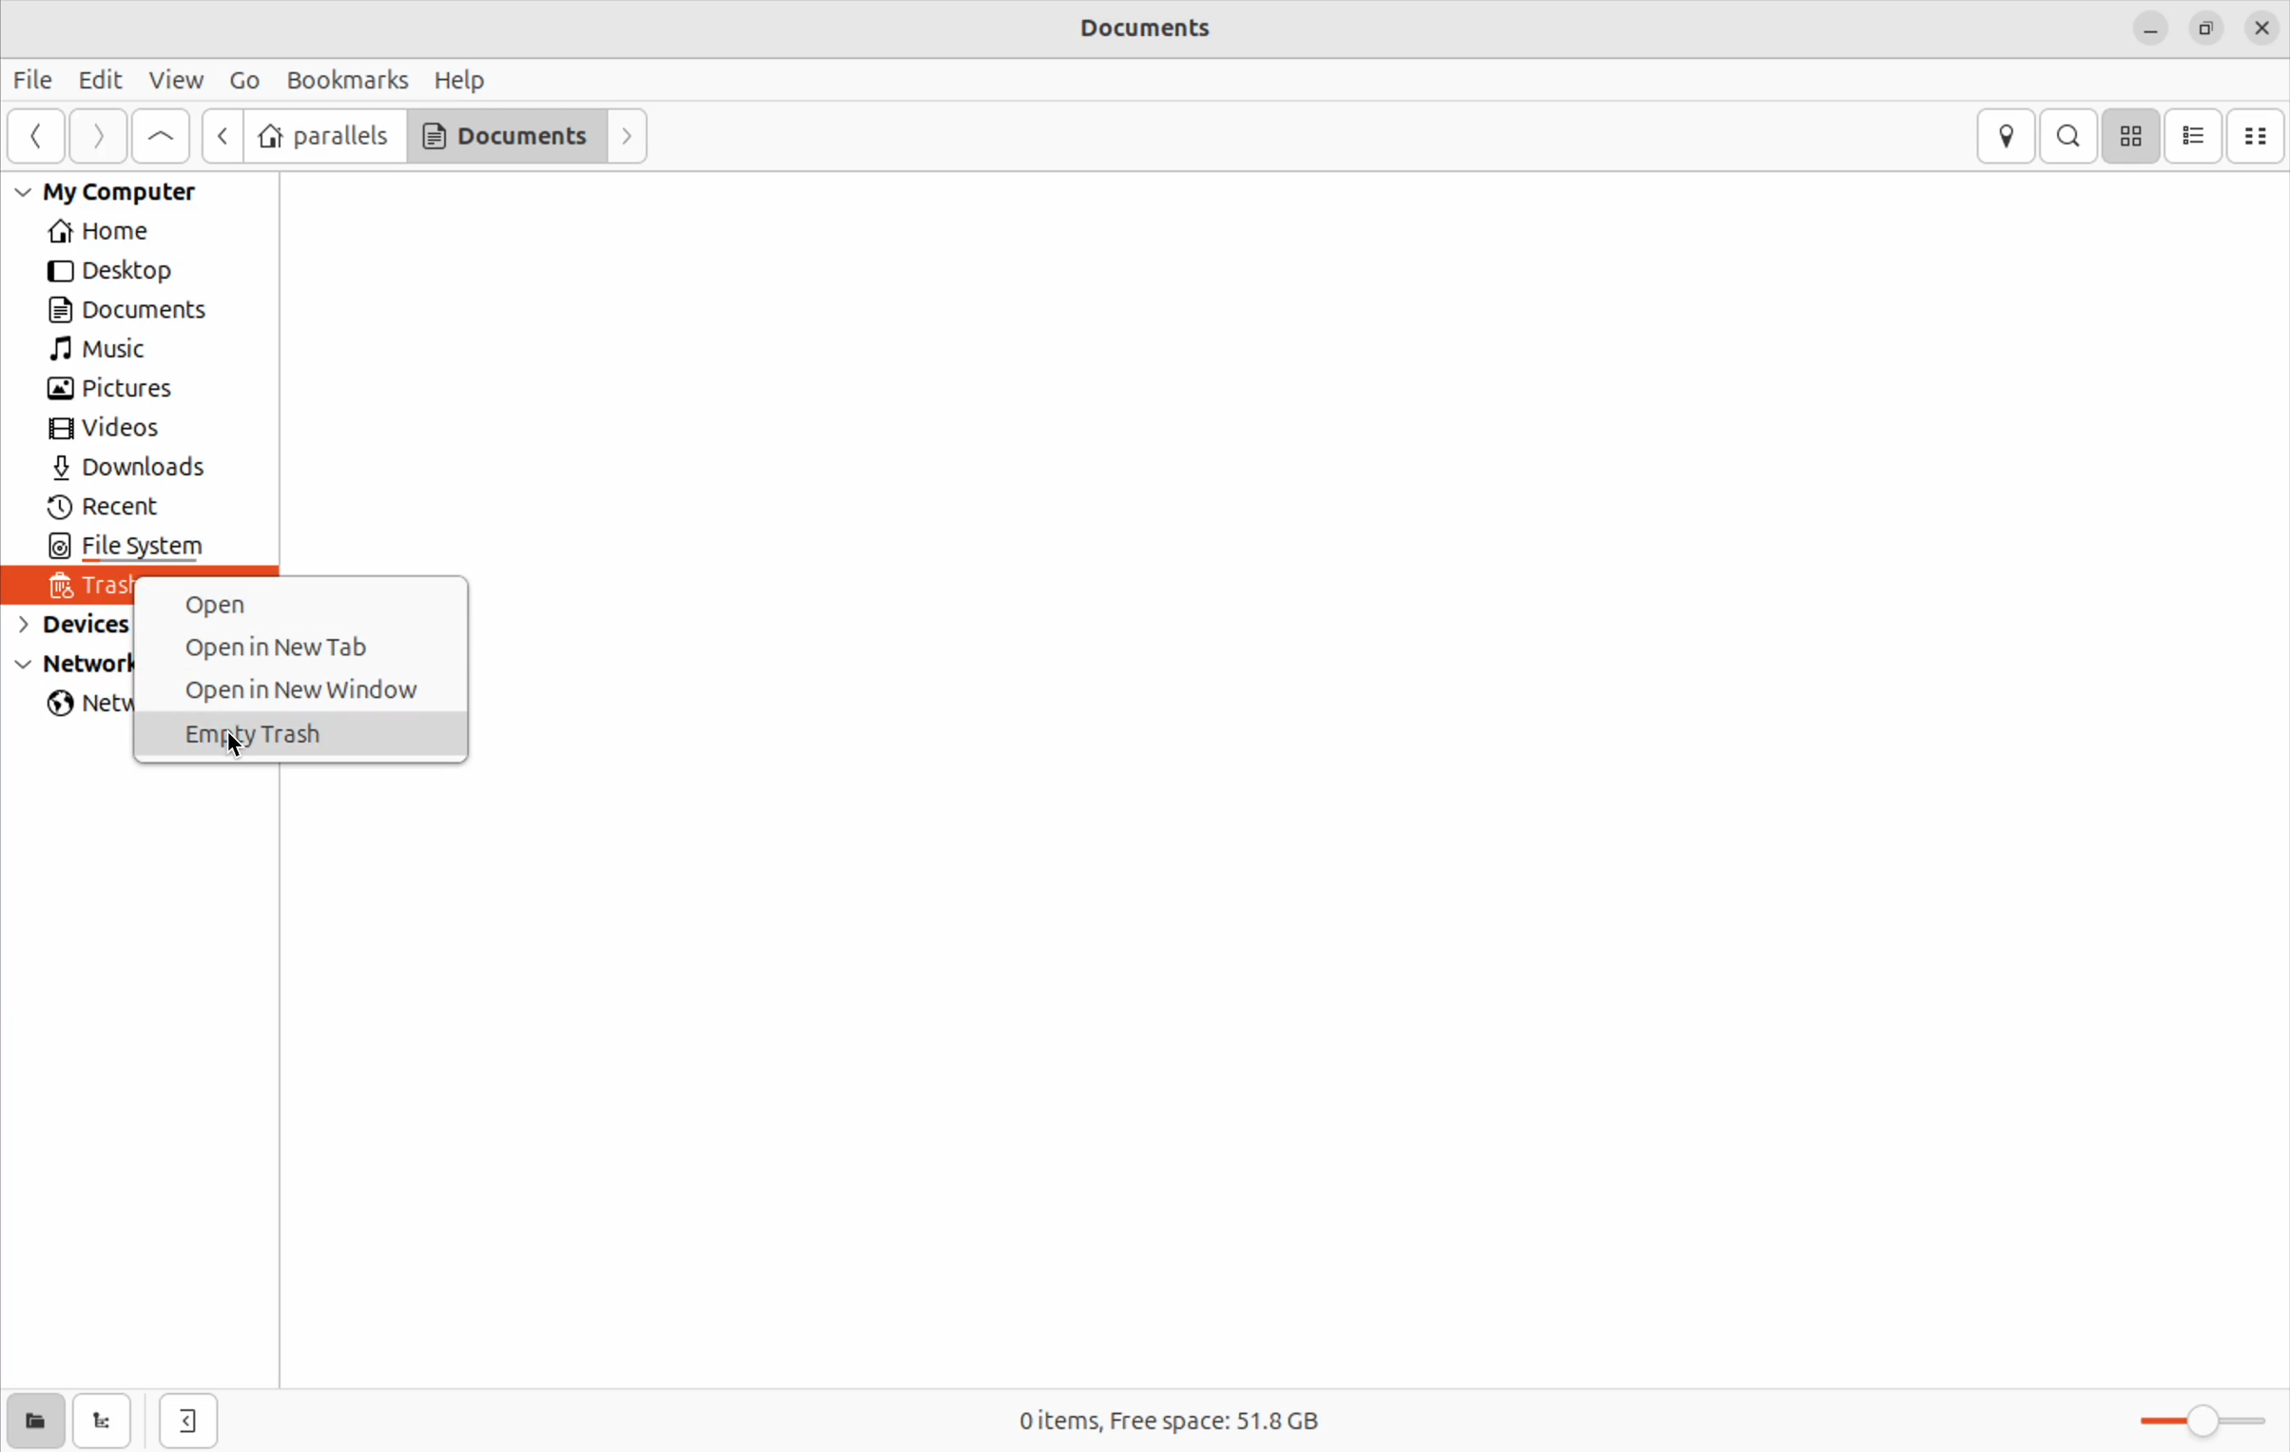 The width and height of the screenshot is (2290, 1452). What do you see at coordinates (35, 139) in the screenshot?
I see `Previous` at bounding box center [35, 139].